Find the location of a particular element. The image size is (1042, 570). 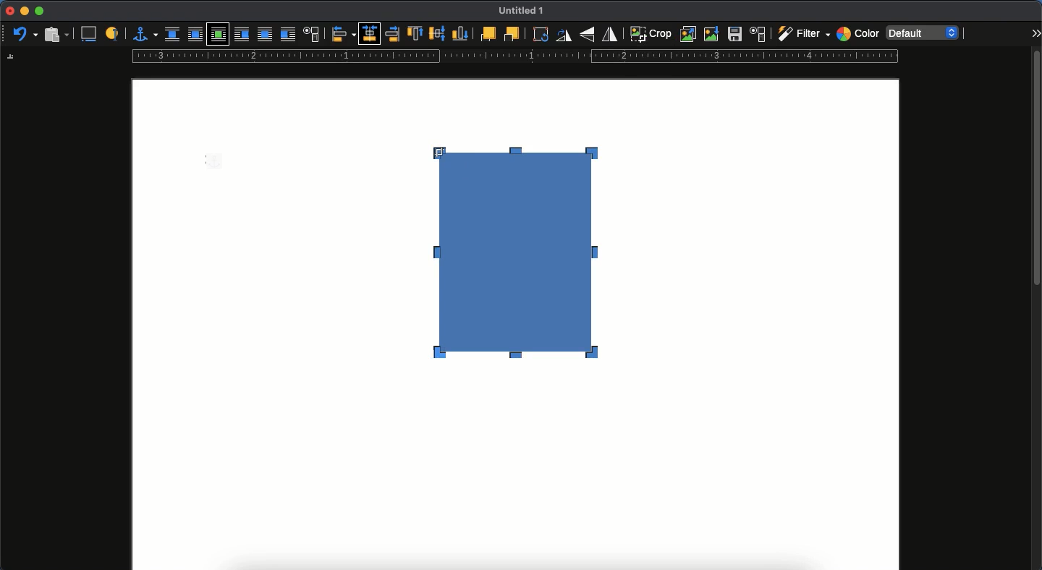

crop is located at coordinates (651, 33).